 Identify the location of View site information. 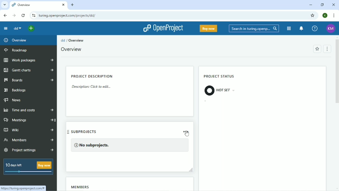
(33, 16).